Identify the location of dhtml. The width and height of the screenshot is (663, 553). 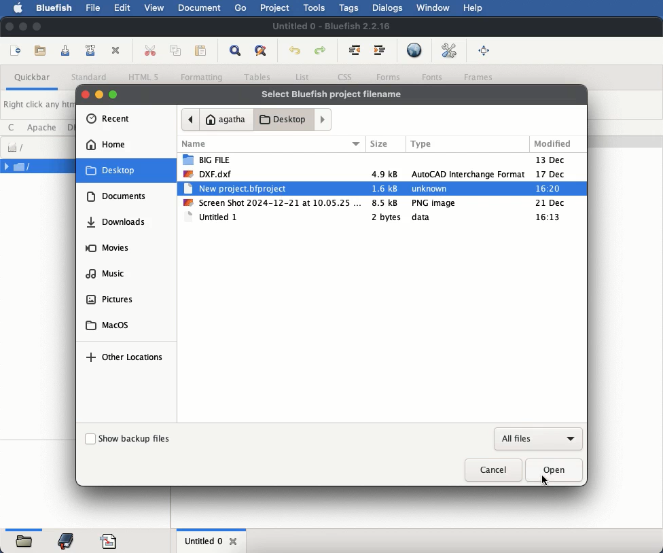
(74, 127).